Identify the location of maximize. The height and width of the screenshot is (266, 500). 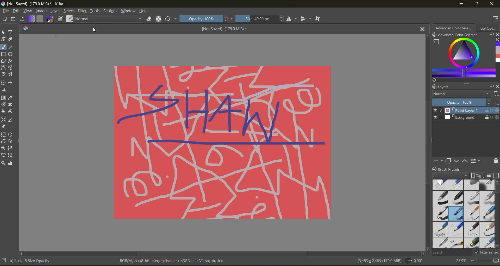
(477, 4).